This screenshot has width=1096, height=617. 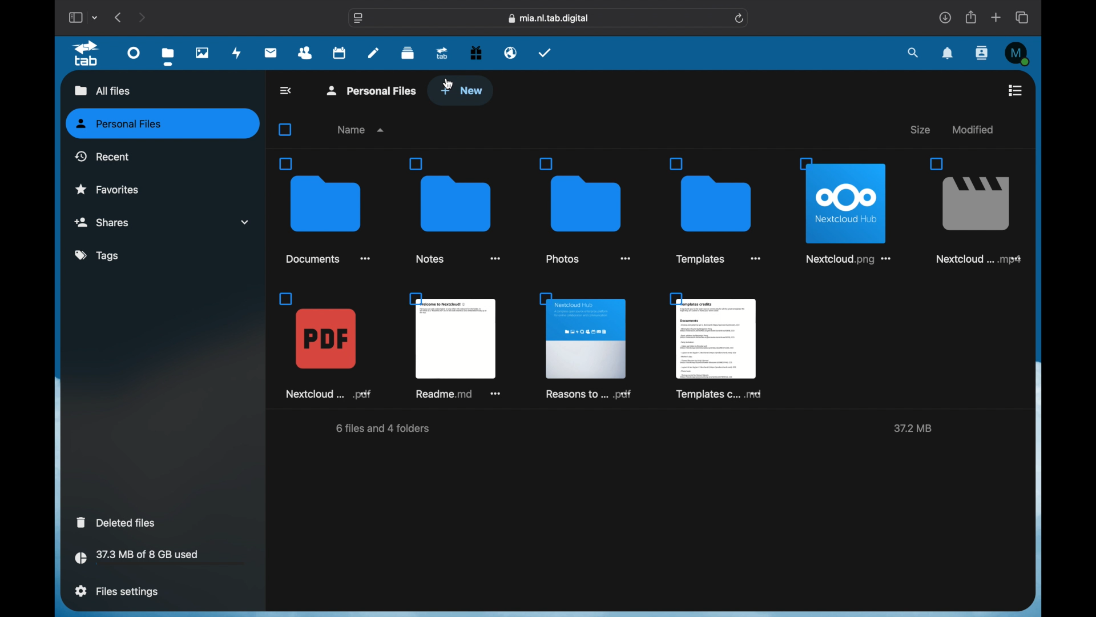 What do you see at coordinates (914, 54) in the screenshot?
I see `search` at bounding box center [914, 54].